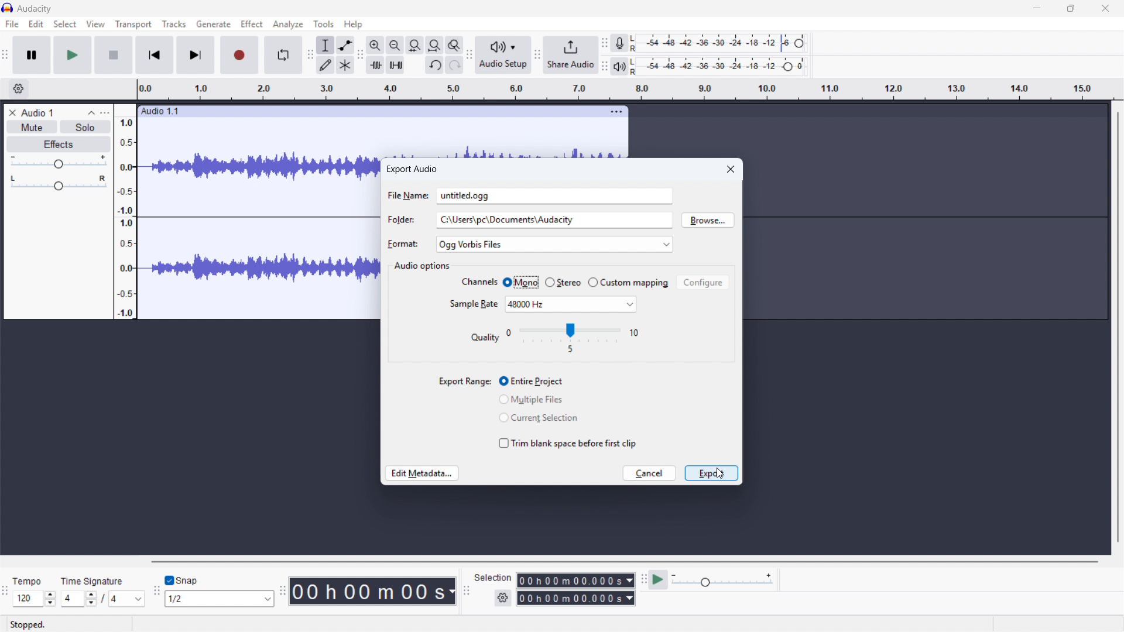  What do you see at coordinates (605, 66) in the screenshot?
I see `playback metre toolbar ` at bounding box center [605, 66].